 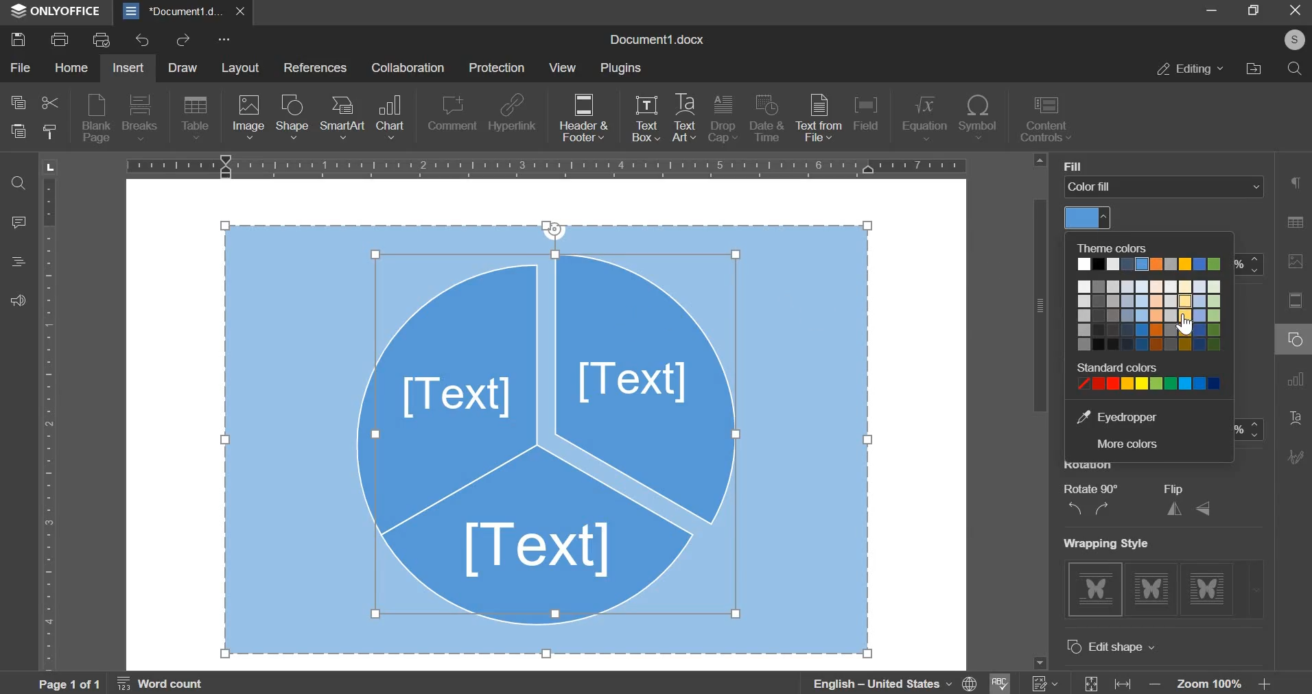 I want to click on shape, so click(x=293, y=117).